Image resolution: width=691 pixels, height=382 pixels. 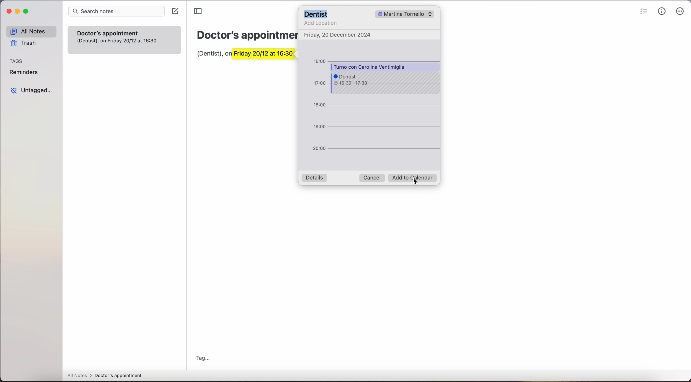 What do you see at coordinates (116, 11) in the screenshot?
I see `Search notes` at bounding box center [116, 11].